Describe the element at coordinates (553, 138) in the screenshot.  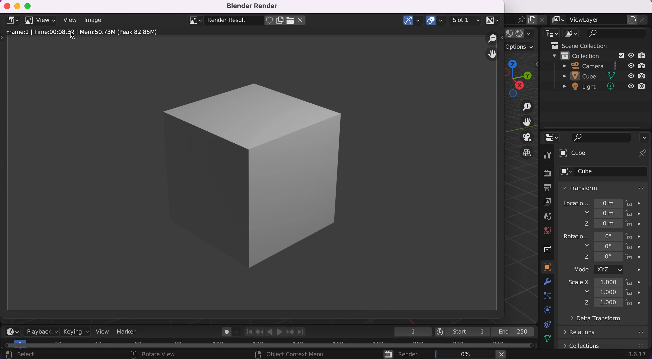
I see `editor type` at that location.